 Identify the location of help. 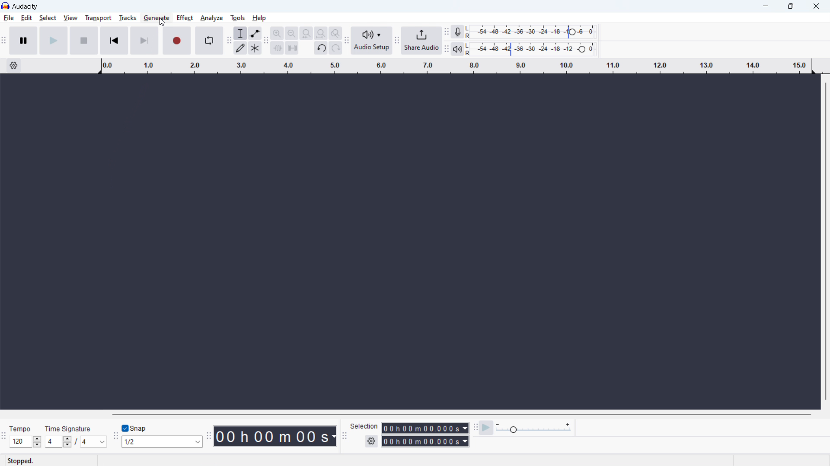
(259, 18).